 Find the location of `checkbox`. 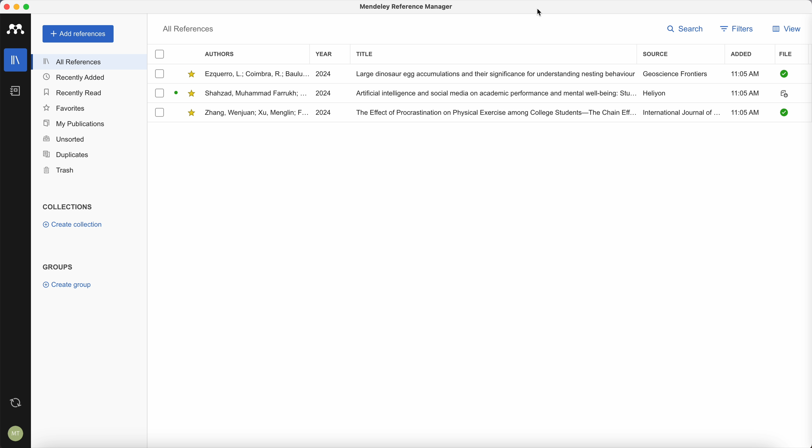

checkbox is located at coordinates (160, 93).